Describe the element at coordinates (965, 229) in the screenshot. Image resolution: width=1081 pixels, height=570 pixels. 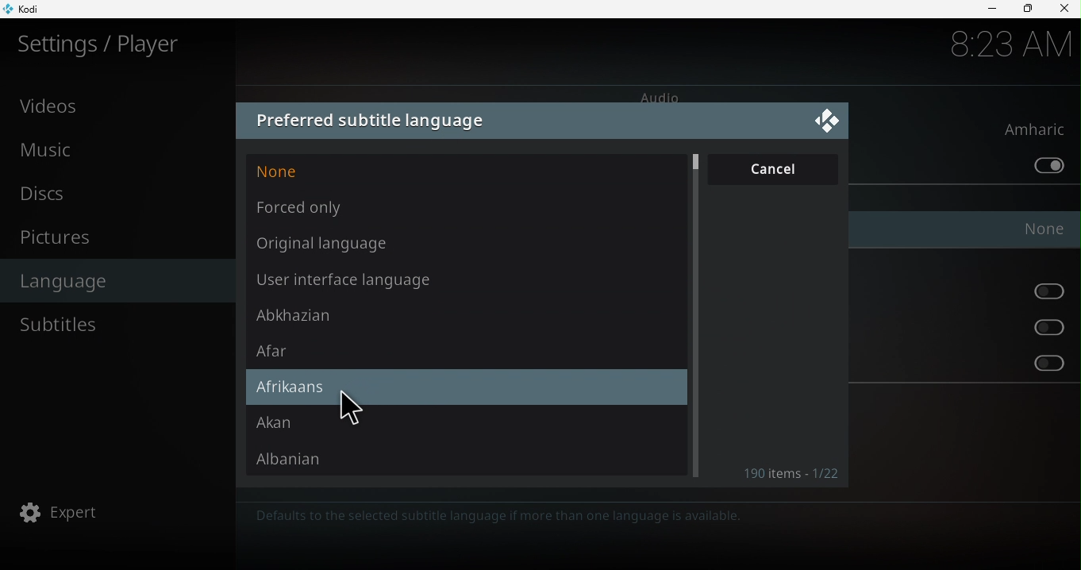
I see `Preferred subtitle language` at that location.